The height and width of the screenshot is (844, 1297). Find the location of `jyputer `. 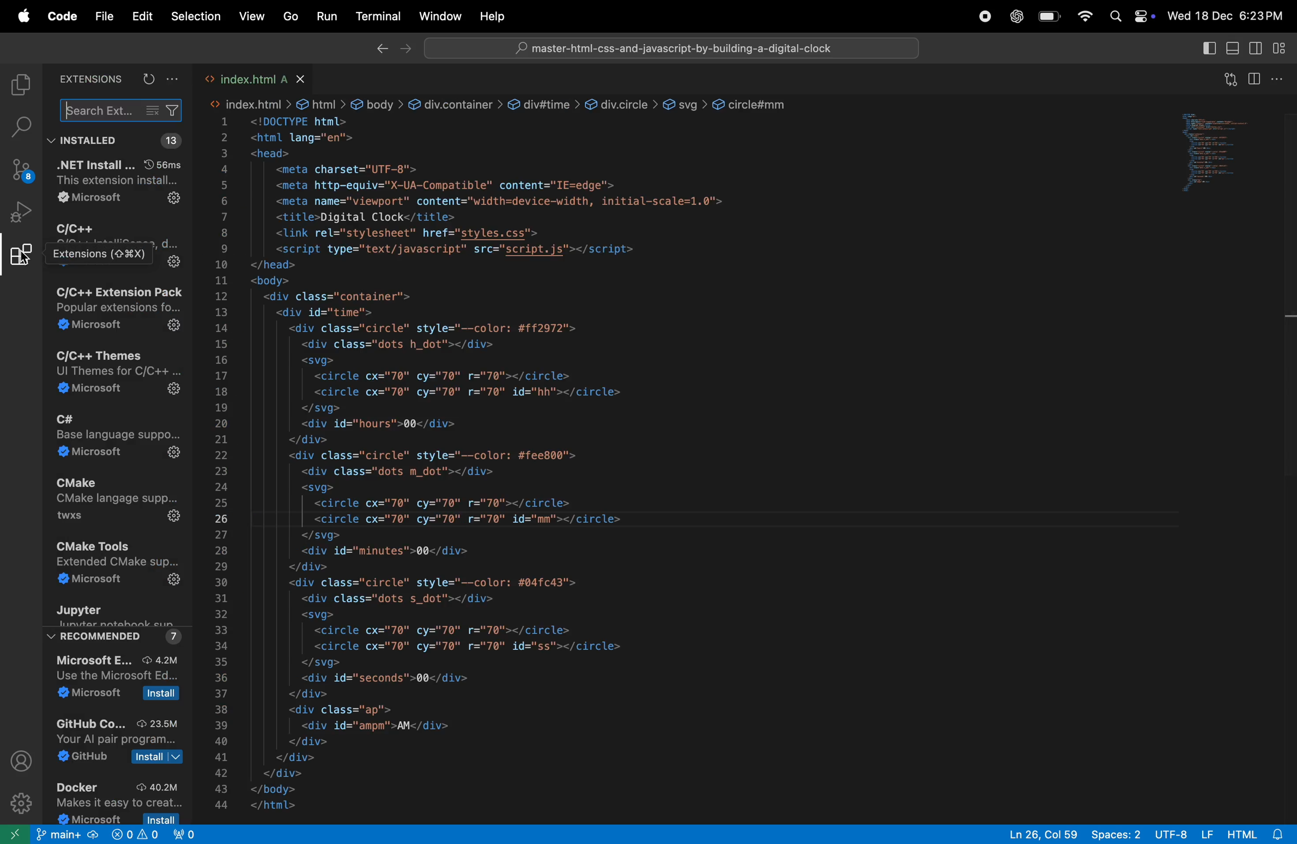

jyputer  is located at coordinates (119, 623).